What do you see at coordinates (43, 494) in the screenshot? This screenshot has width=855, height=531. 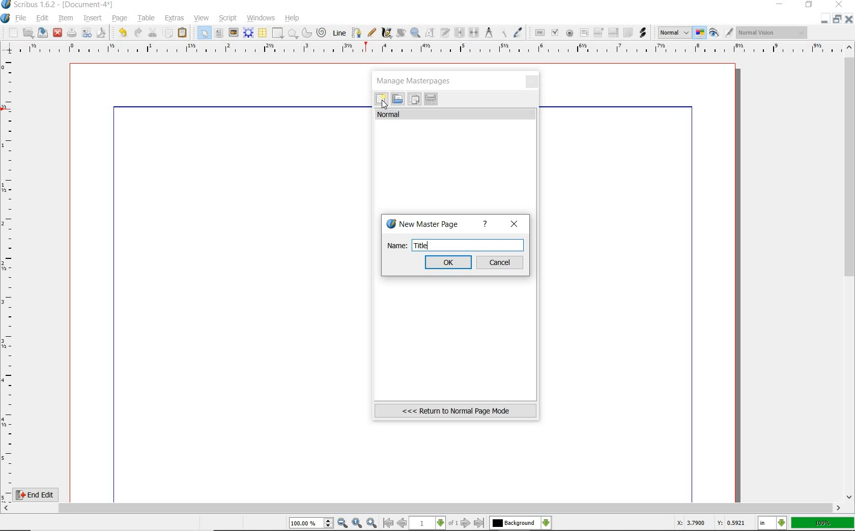 I see `End Edit` at bounding box center [43, 494].